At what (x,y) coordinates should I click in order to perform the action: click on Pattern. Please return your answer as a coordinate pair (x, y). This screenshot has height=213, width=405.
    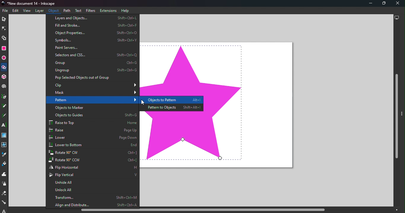
    Looking at the image, I should click on (94, 100).